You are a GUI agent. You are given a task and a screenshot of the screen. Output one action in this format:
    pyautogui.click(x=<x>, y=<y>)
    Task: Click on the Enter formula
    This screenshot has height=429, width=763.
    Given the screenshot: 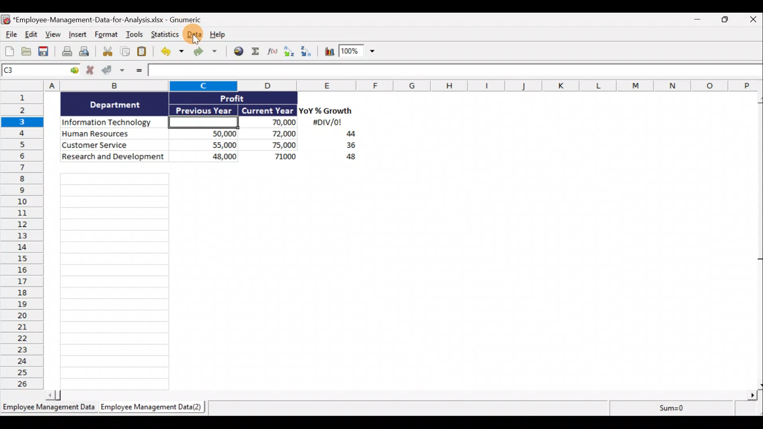 What is the action you would take?
    pyautogui.click(x=137, y=71)
    